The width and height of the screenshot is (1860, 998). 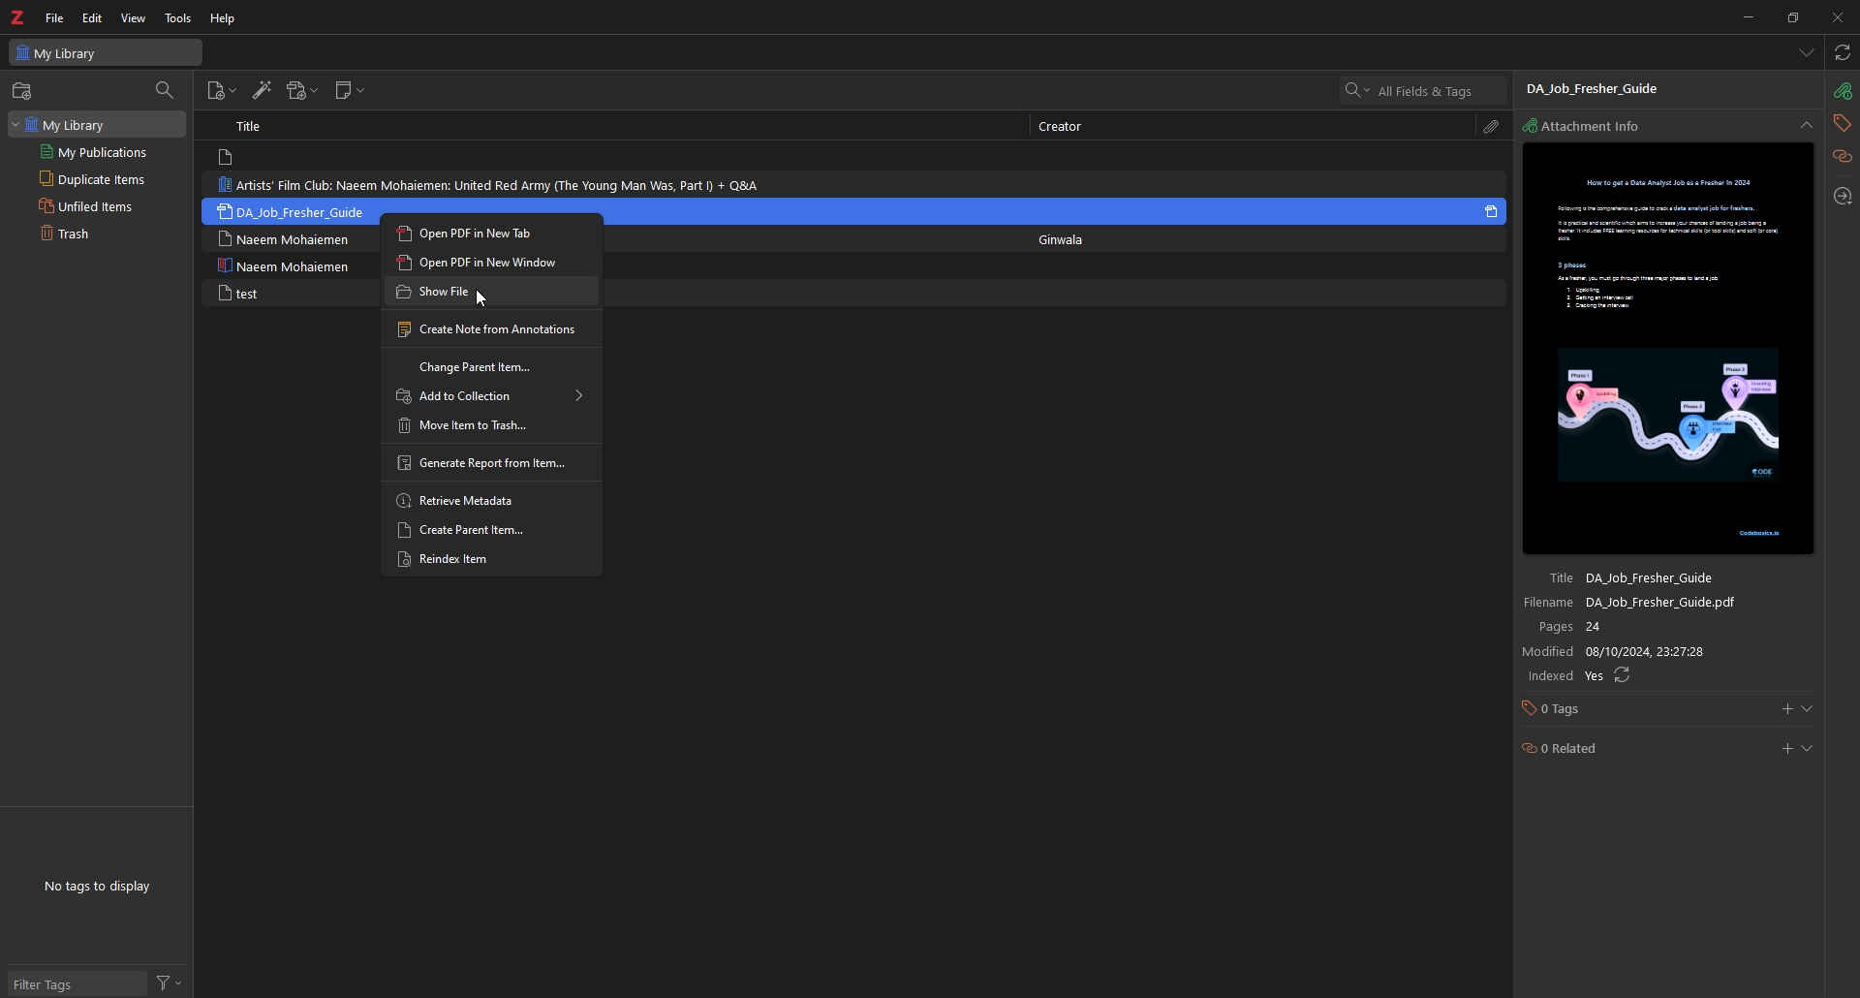 What do you see at coordinates (99, 178) in the screenshot?
I see `duplicate items` at bounding box center [99, 178].